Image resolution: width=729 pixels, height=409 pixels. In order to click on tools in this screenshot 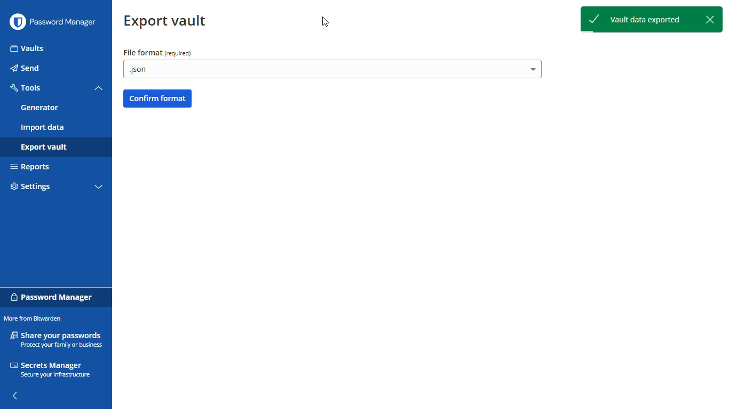, I will do `click(27, 88)`.